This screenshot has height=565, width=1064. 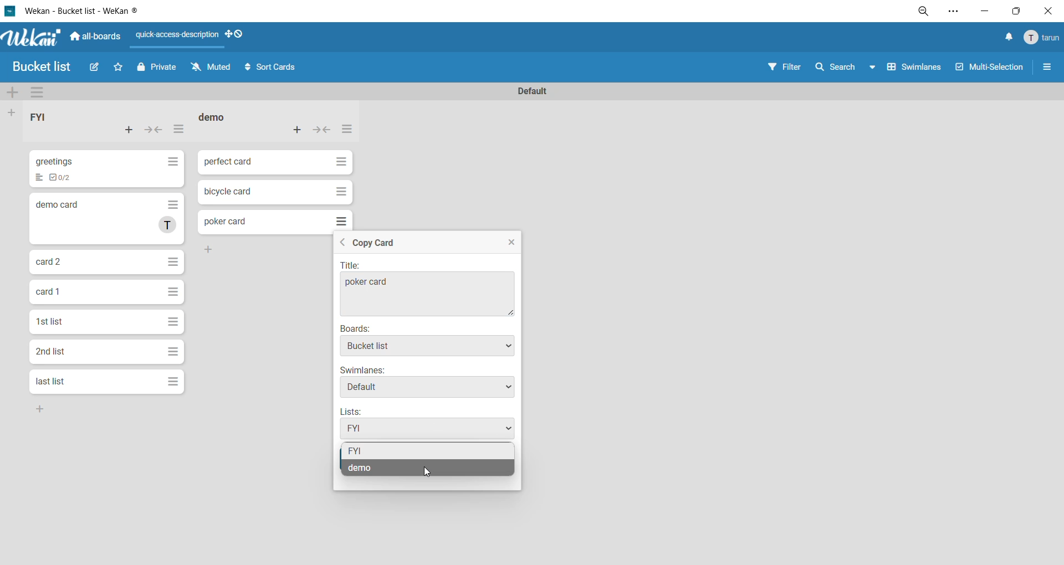 I want to click on List, so click(x=36, y=178).